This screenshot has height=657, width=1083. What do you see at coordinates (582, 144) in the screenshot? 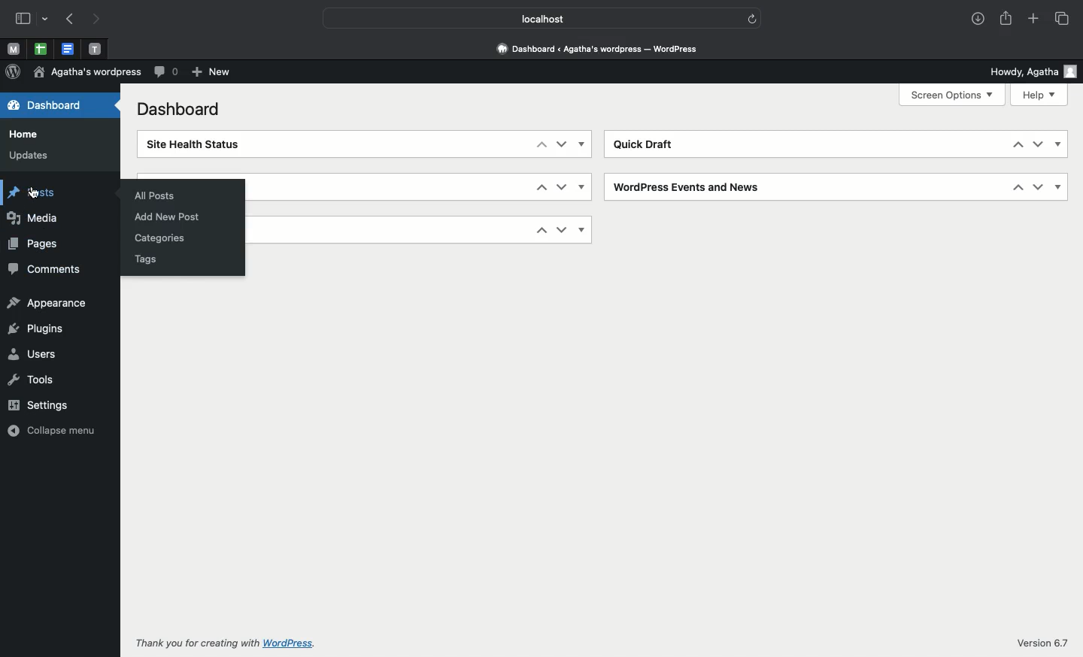
I see `Show` at bounding box center [582, 144].